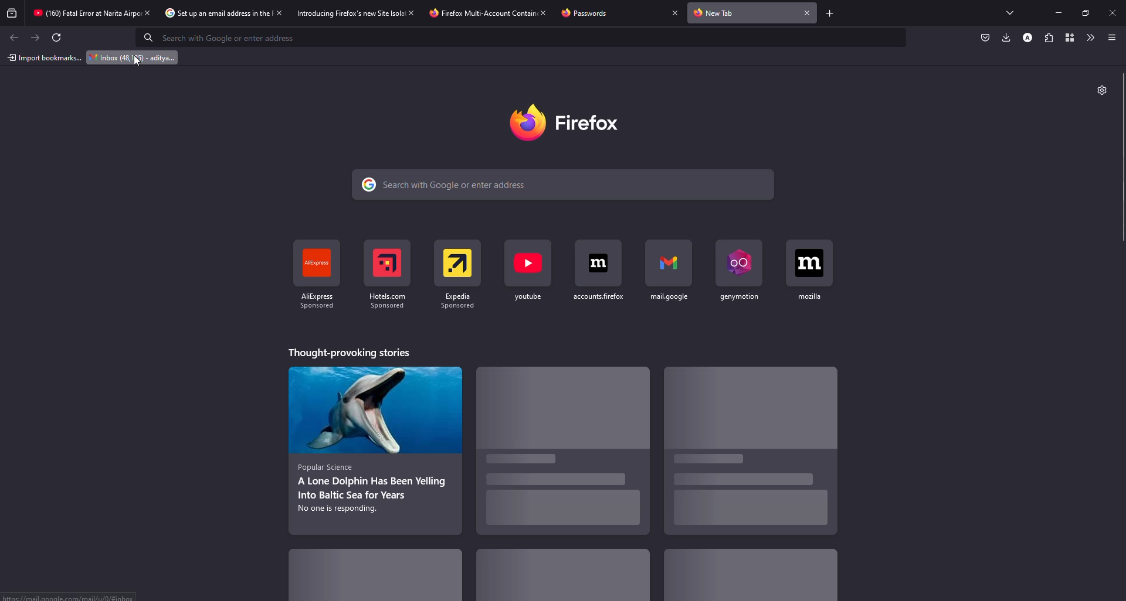  What do you see at coordinates (280, 12) in the screenshot?
I see `close` at bounding box center [280, 12].